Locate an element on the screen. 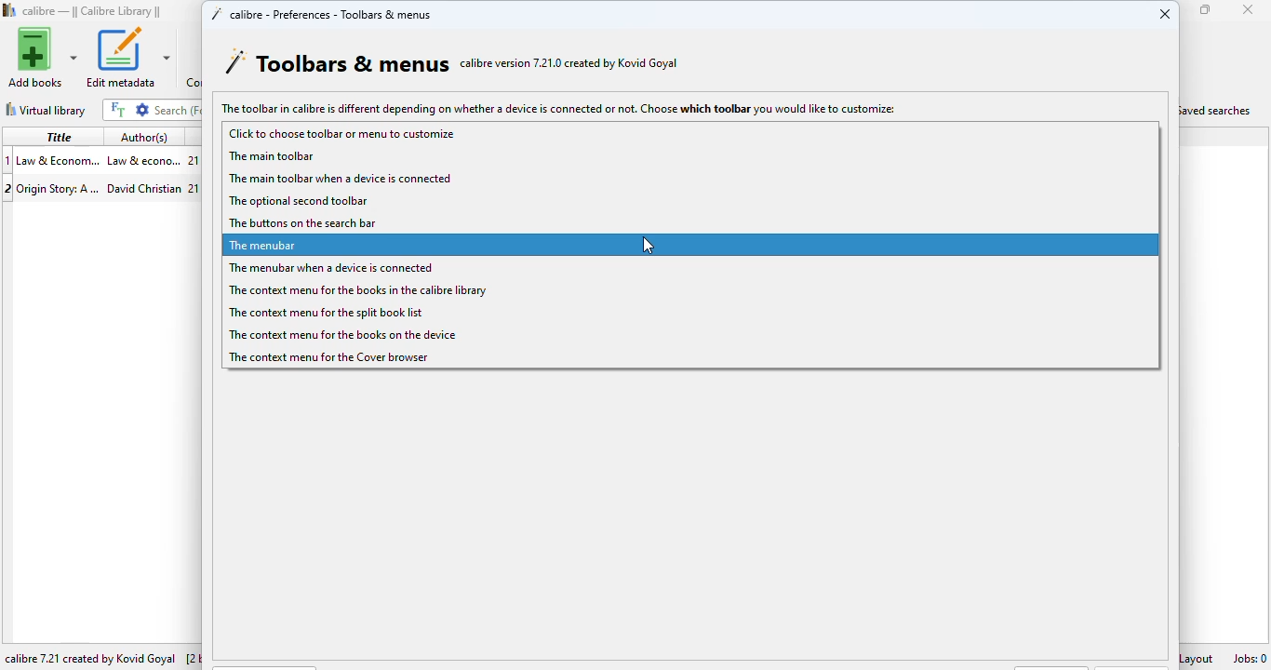 The width and height of the screenshot is (1271, 670). the menubar (selected) is located at coordinates (263, 245).